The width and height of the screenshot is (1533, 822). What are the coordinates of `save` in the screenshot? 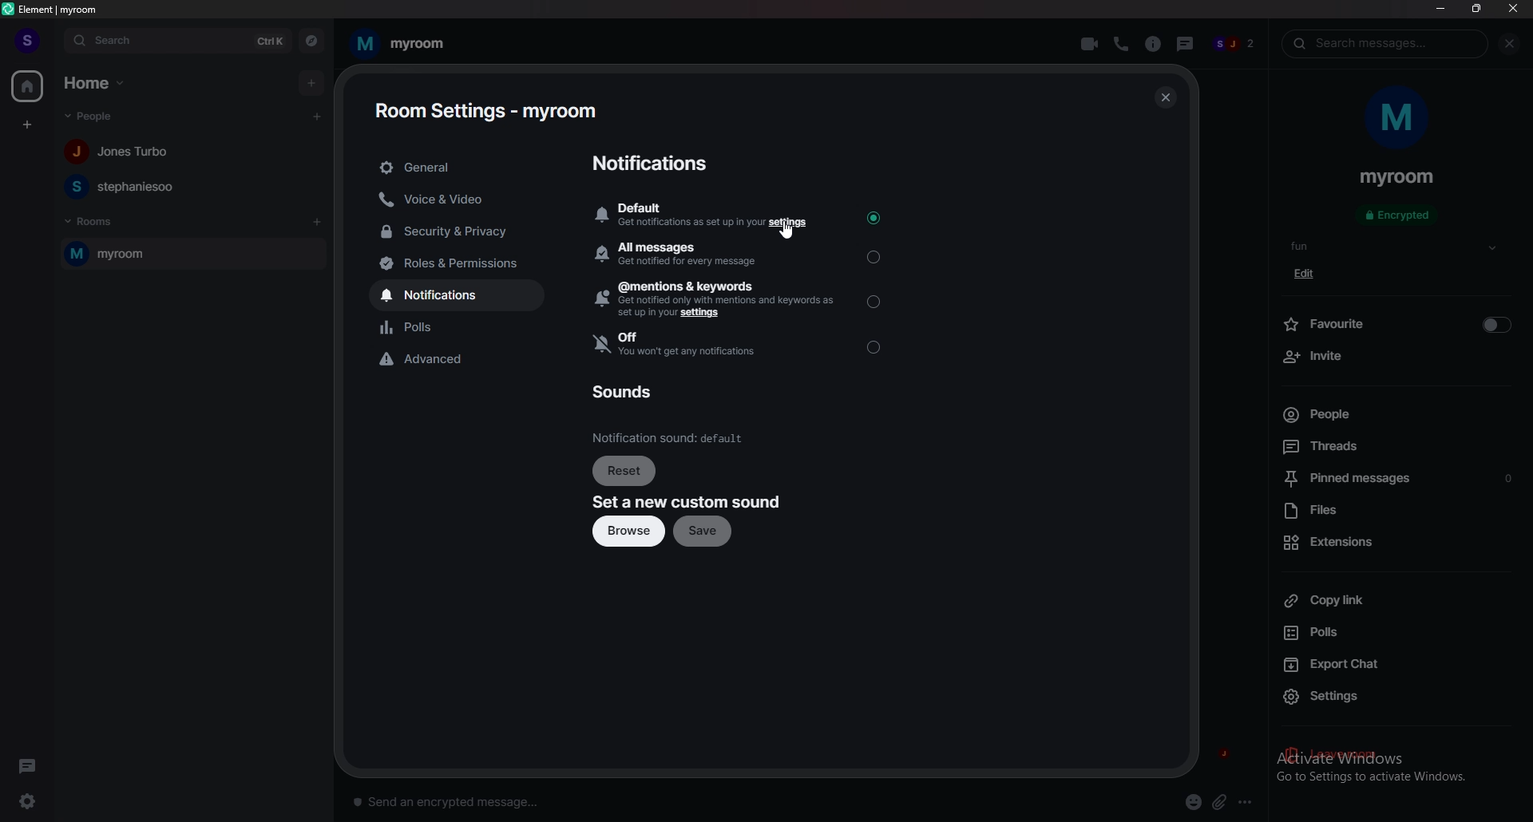 It's located at (707, 532).